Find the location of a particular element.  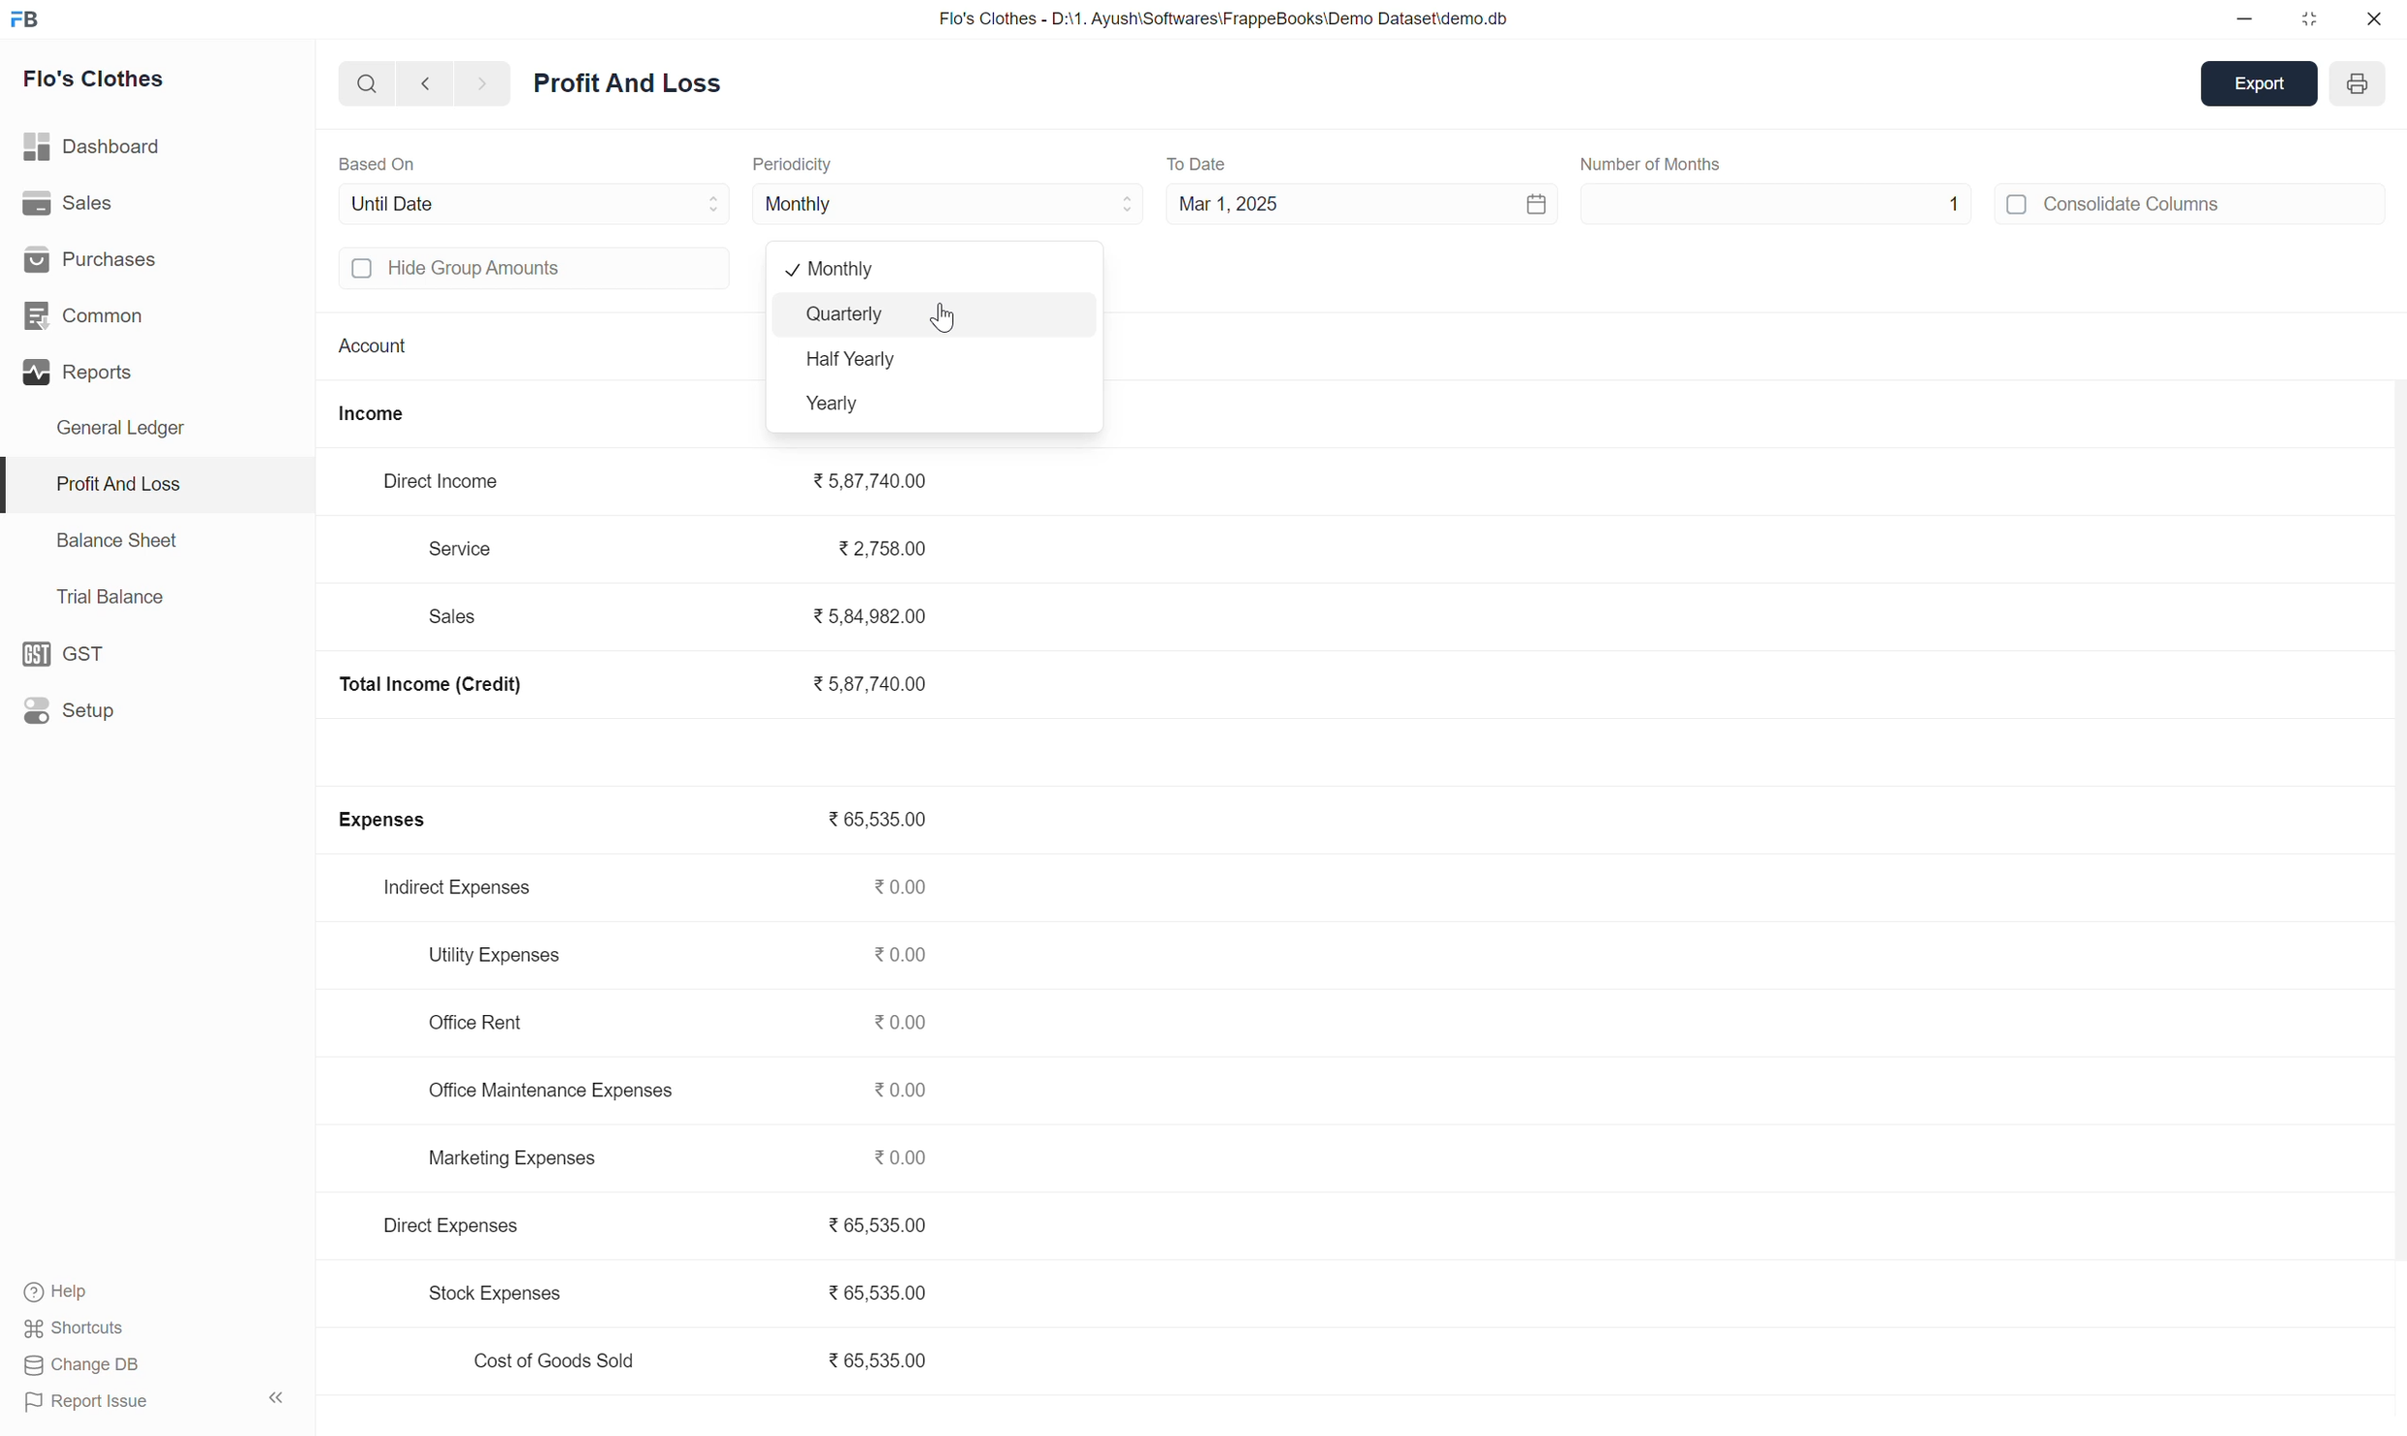

Common is located at coordinates (96, 317).